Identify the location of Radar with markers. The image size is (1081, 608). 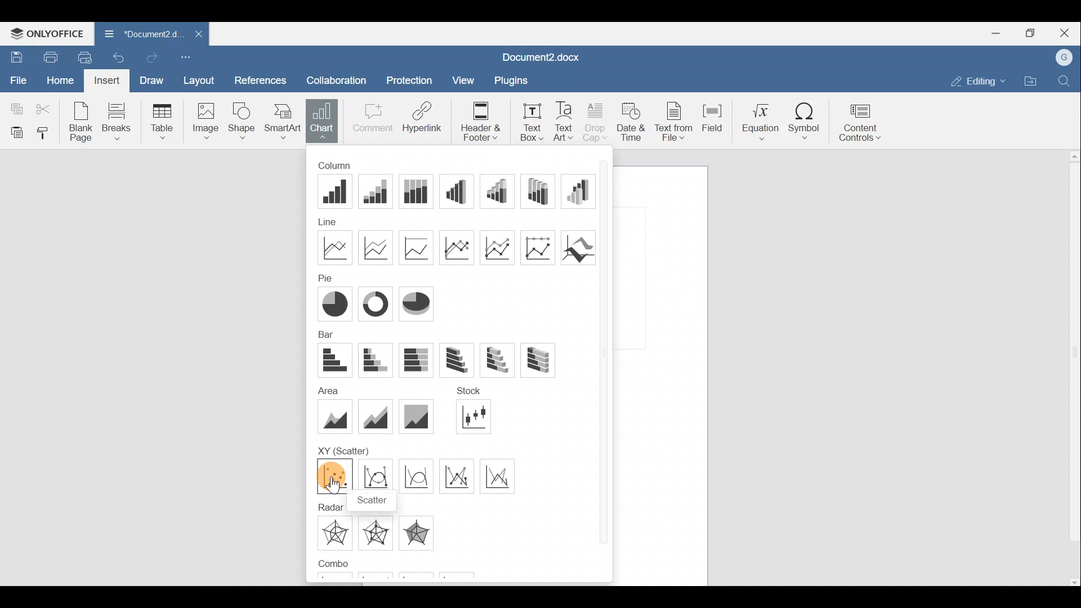
(379, 533).